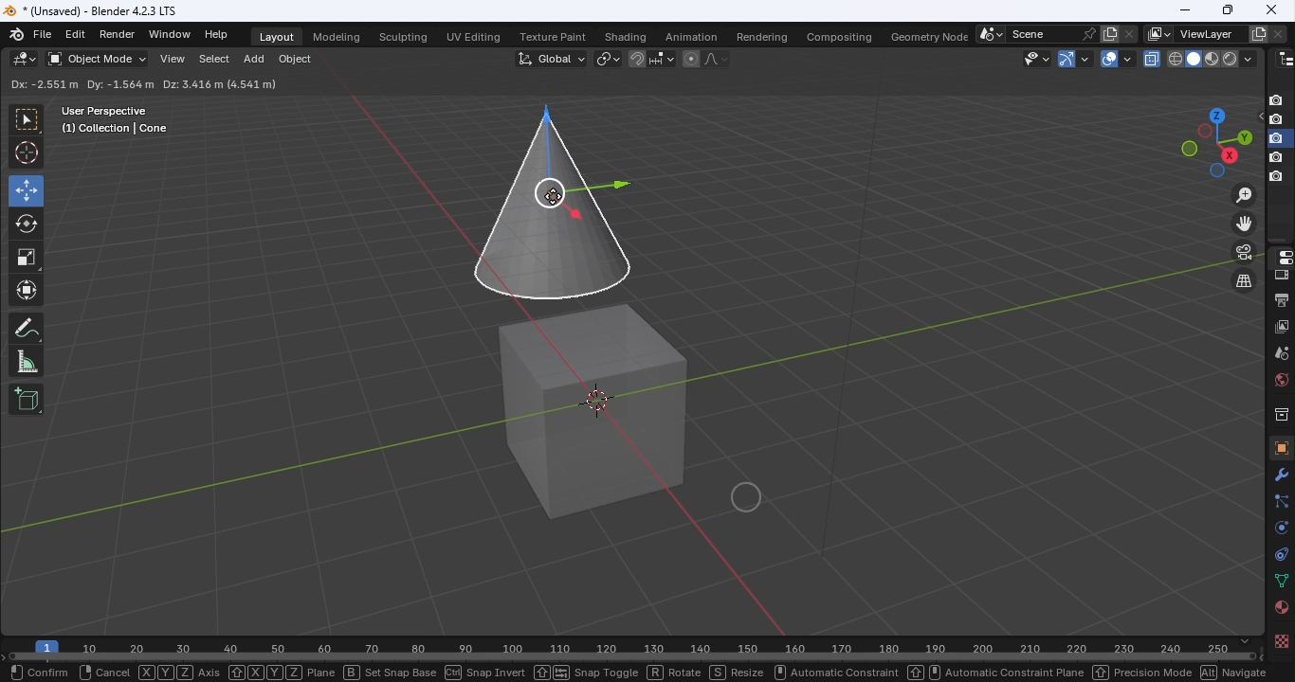  Describe the element at coordinates (26, 59) in the screenshot. I see `Editor type` at that location.